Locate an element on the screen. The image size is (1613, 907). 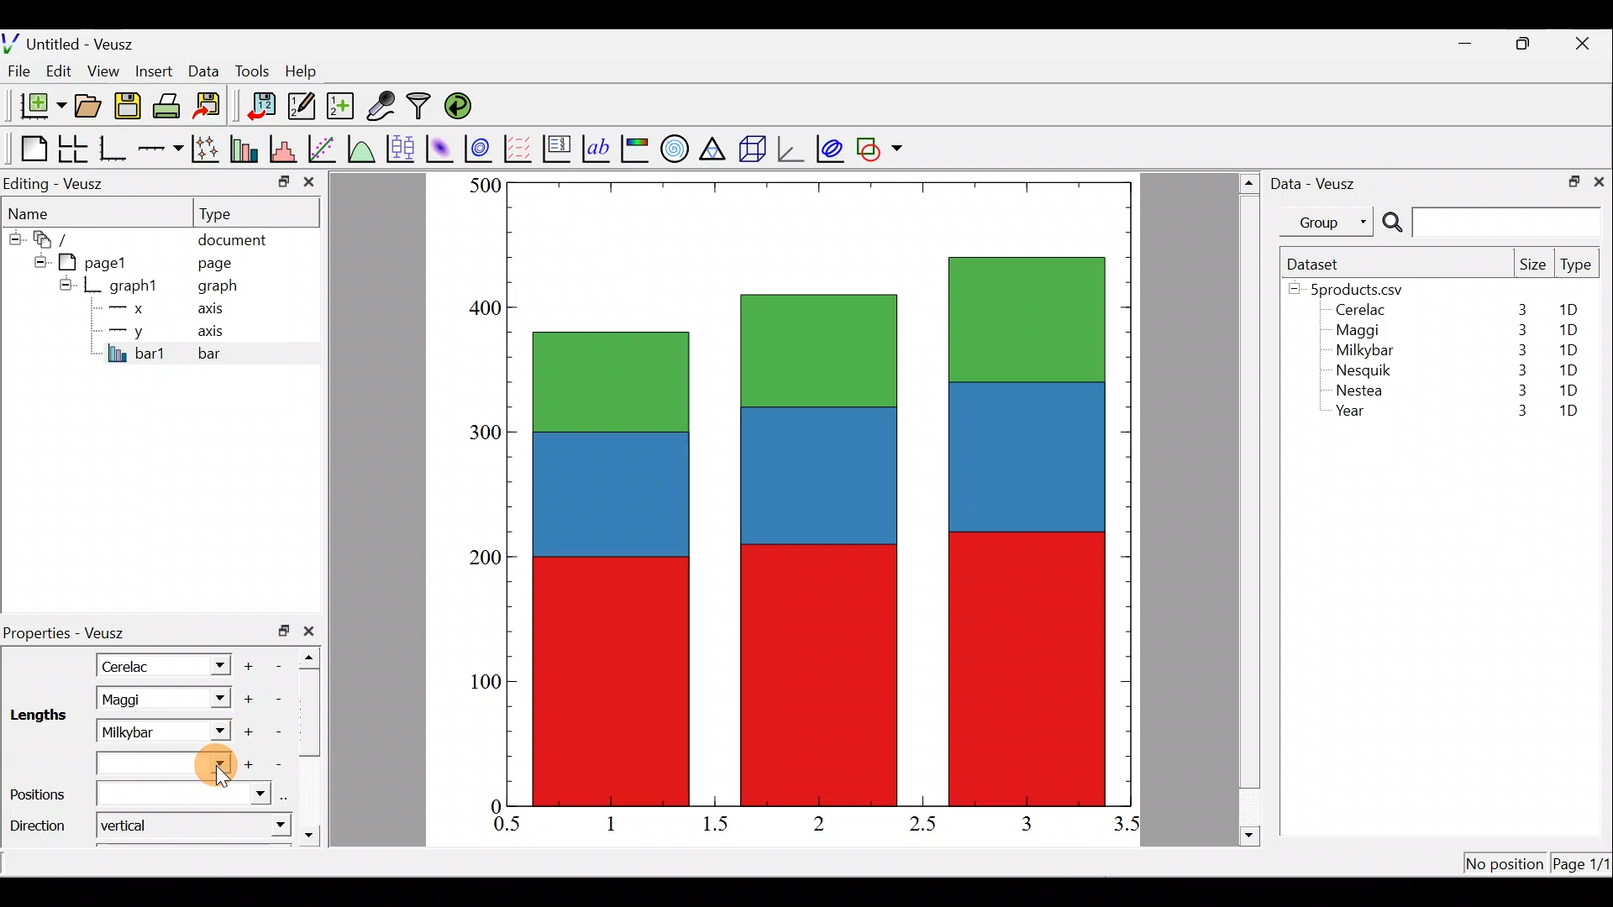
3 is located at coordinates (1519, 370).